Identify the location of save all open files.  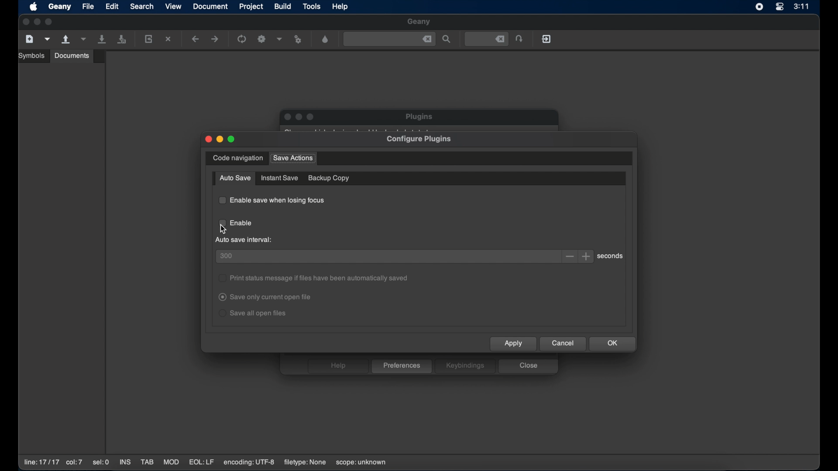
(122, 40).